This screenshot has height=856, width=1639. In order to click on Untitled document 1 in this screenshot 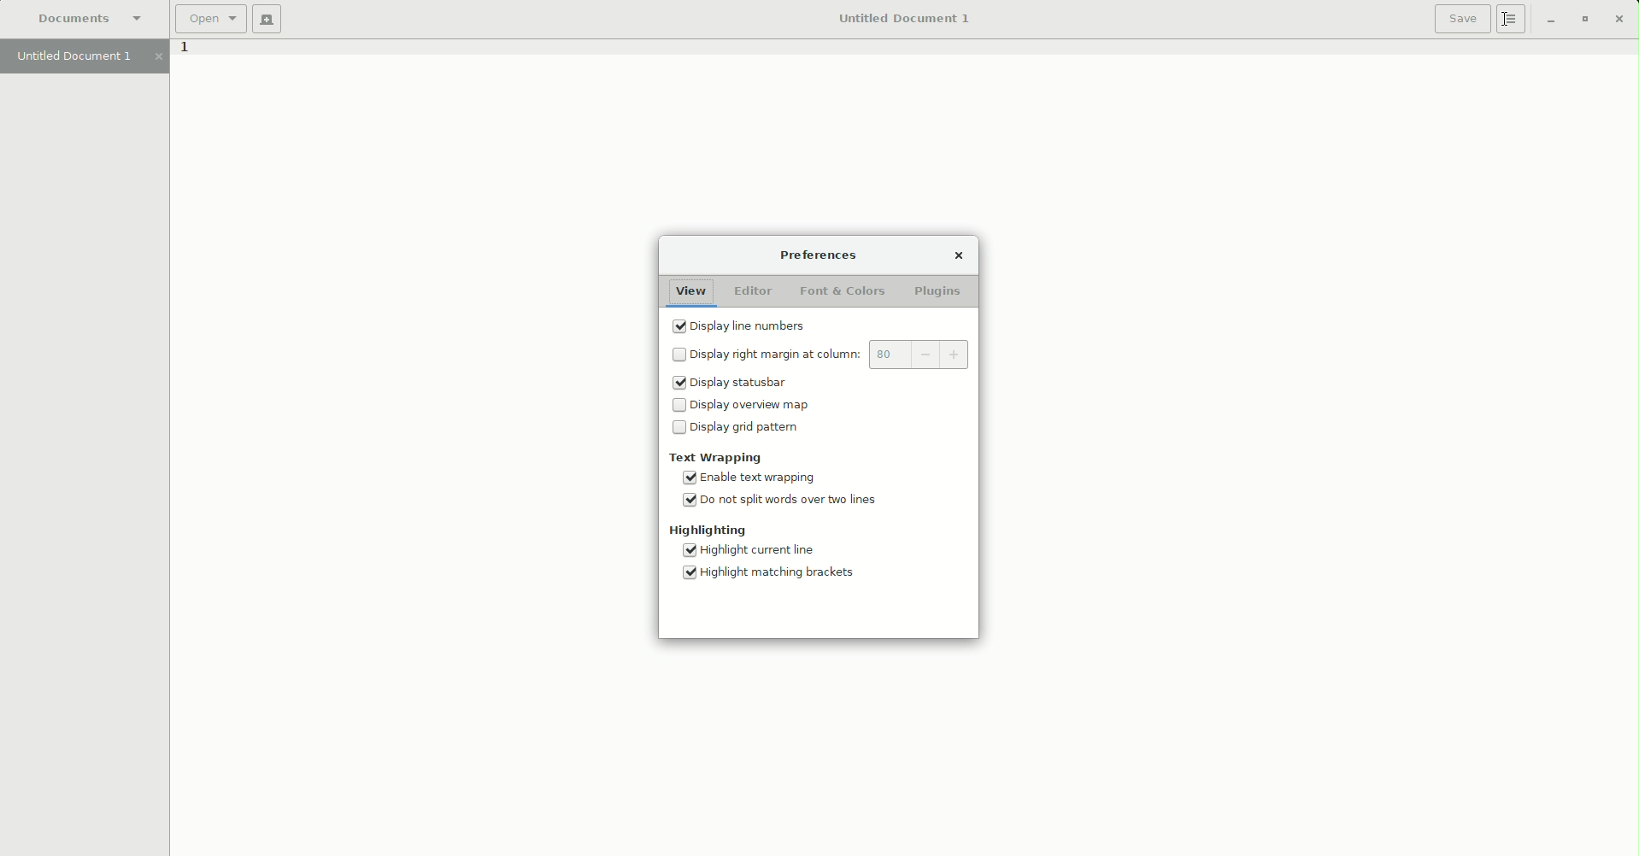, I will do `click(85, 57)`.